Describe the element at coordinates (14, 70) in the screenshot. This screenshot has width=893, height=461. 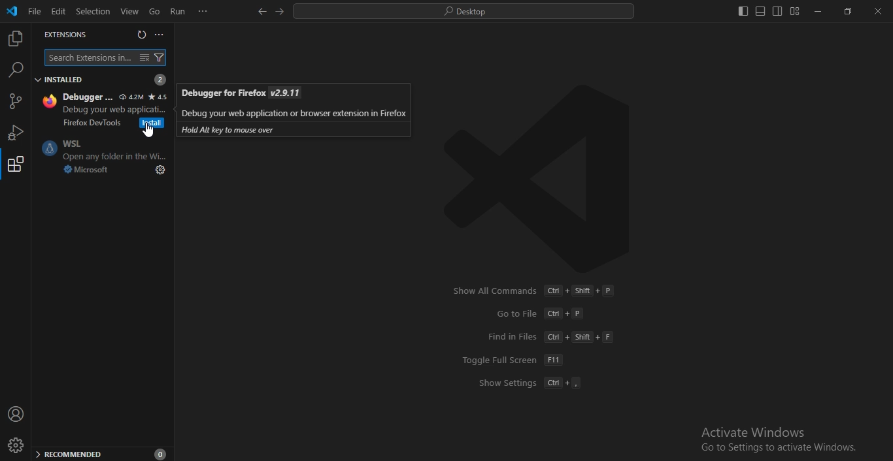
I see `search` at that location.